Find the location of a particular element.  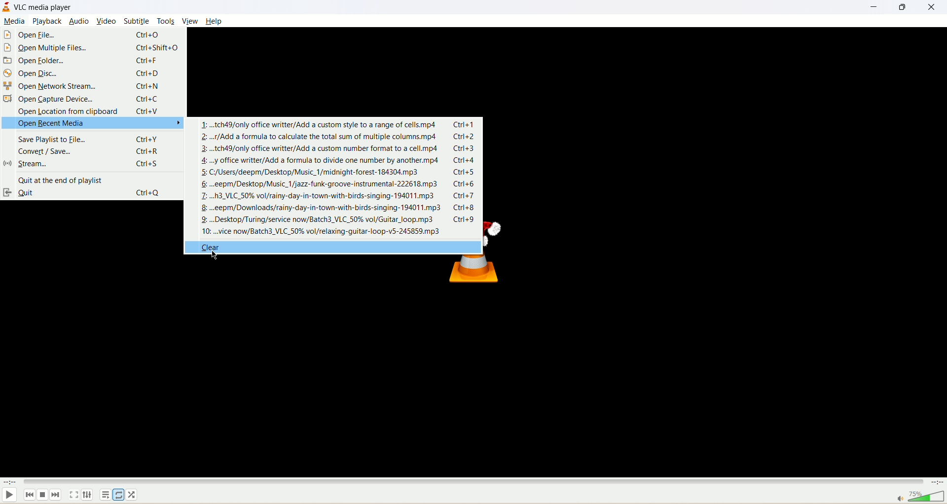

5: C/Users/deepm/Desktop/Music_1/midnight-forest-184304.mp3 is located at coordinates (312, 173).